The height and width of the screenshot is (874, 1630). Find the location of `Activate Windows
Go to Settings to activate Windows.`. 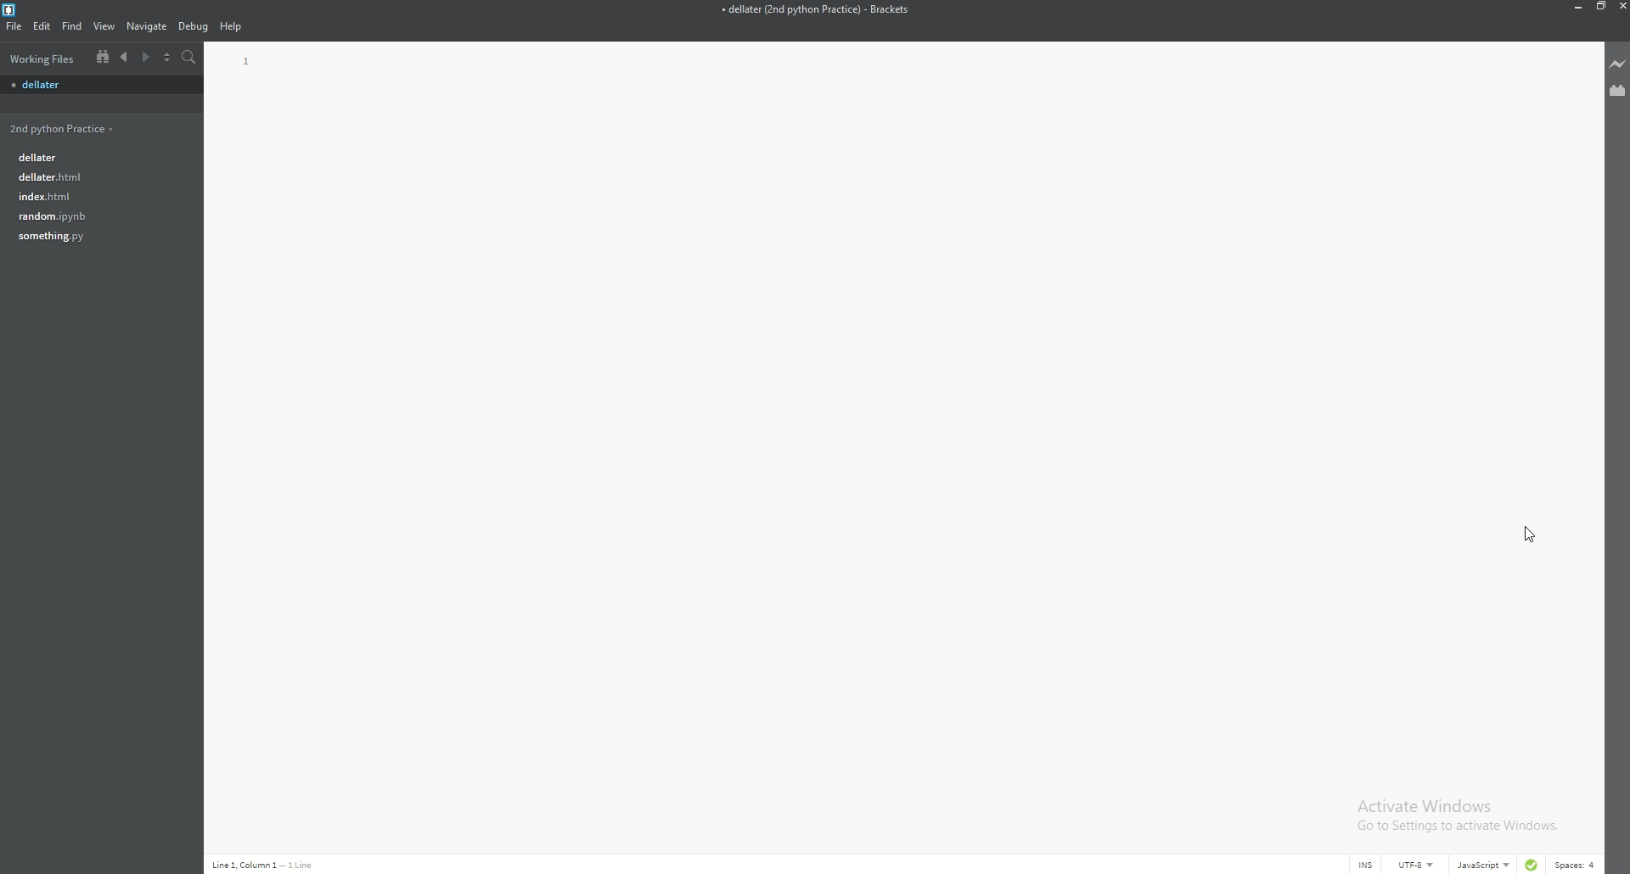

Activate Windows
Go to Settings to activate Windows. is located at coordinates (1455, 815).